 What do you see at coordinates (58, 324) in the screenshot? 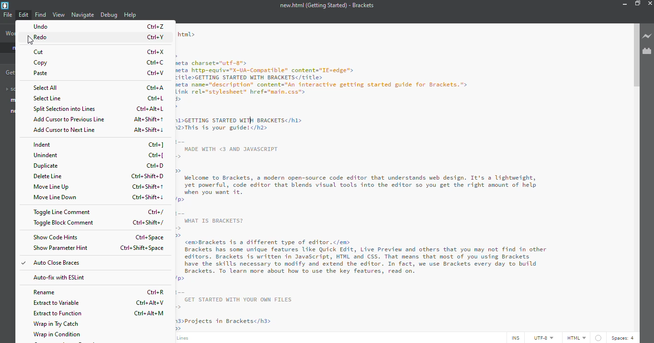
I see `wrap in try catch` at bounding box center [58, 324].